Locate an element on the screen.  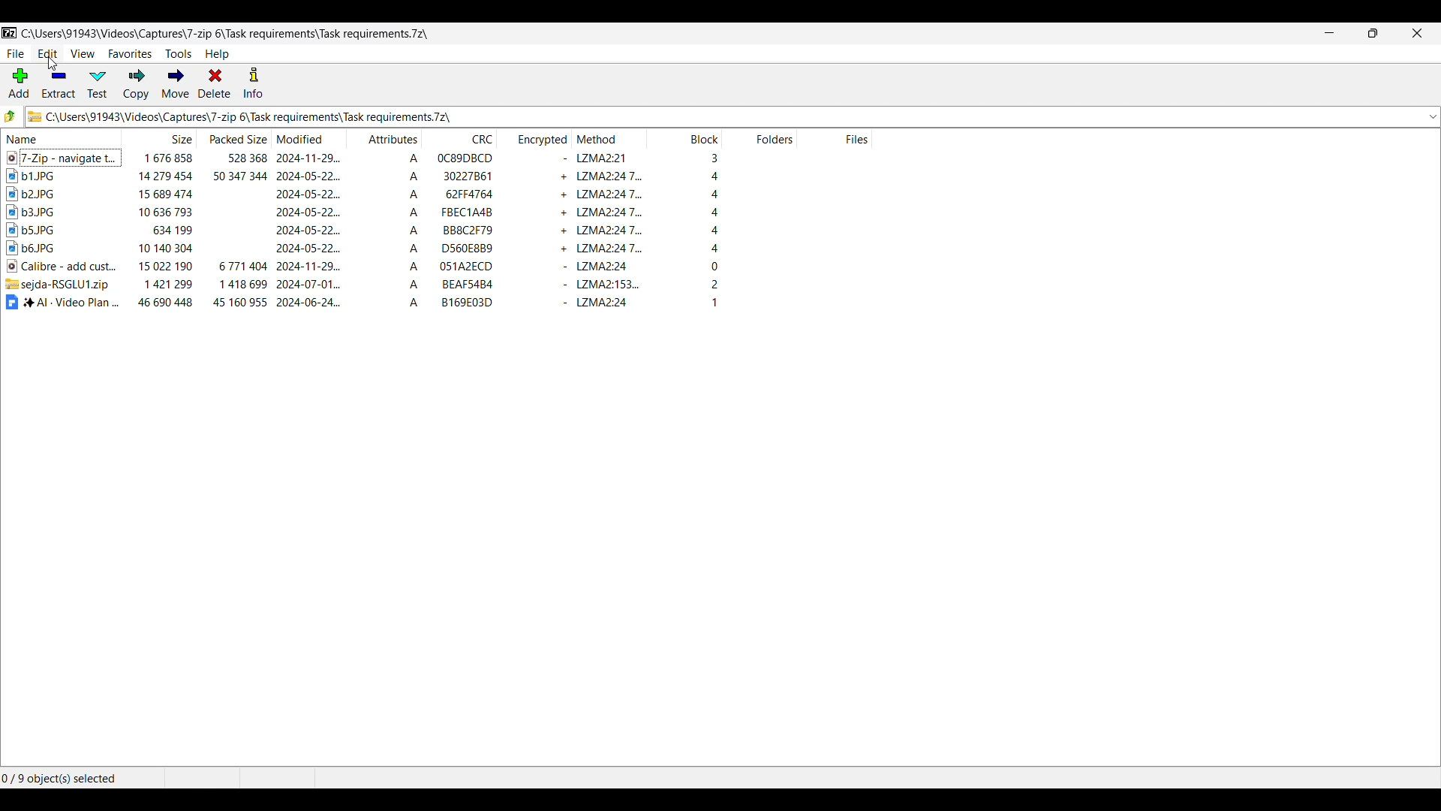
image 5 is located at coordinates (39, 246).